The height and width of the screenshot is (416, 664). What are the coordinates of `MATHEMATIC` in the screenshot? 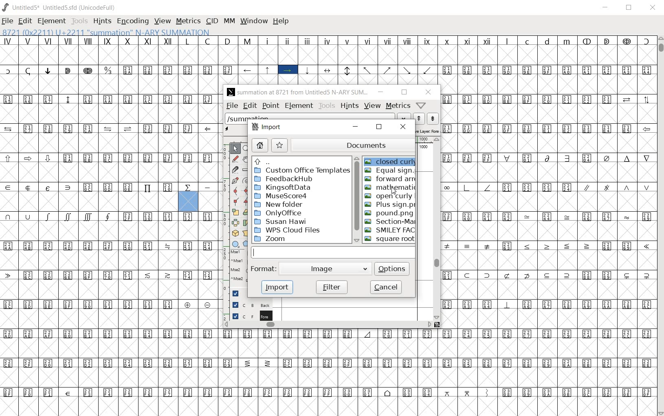 It's located at (390, 187).